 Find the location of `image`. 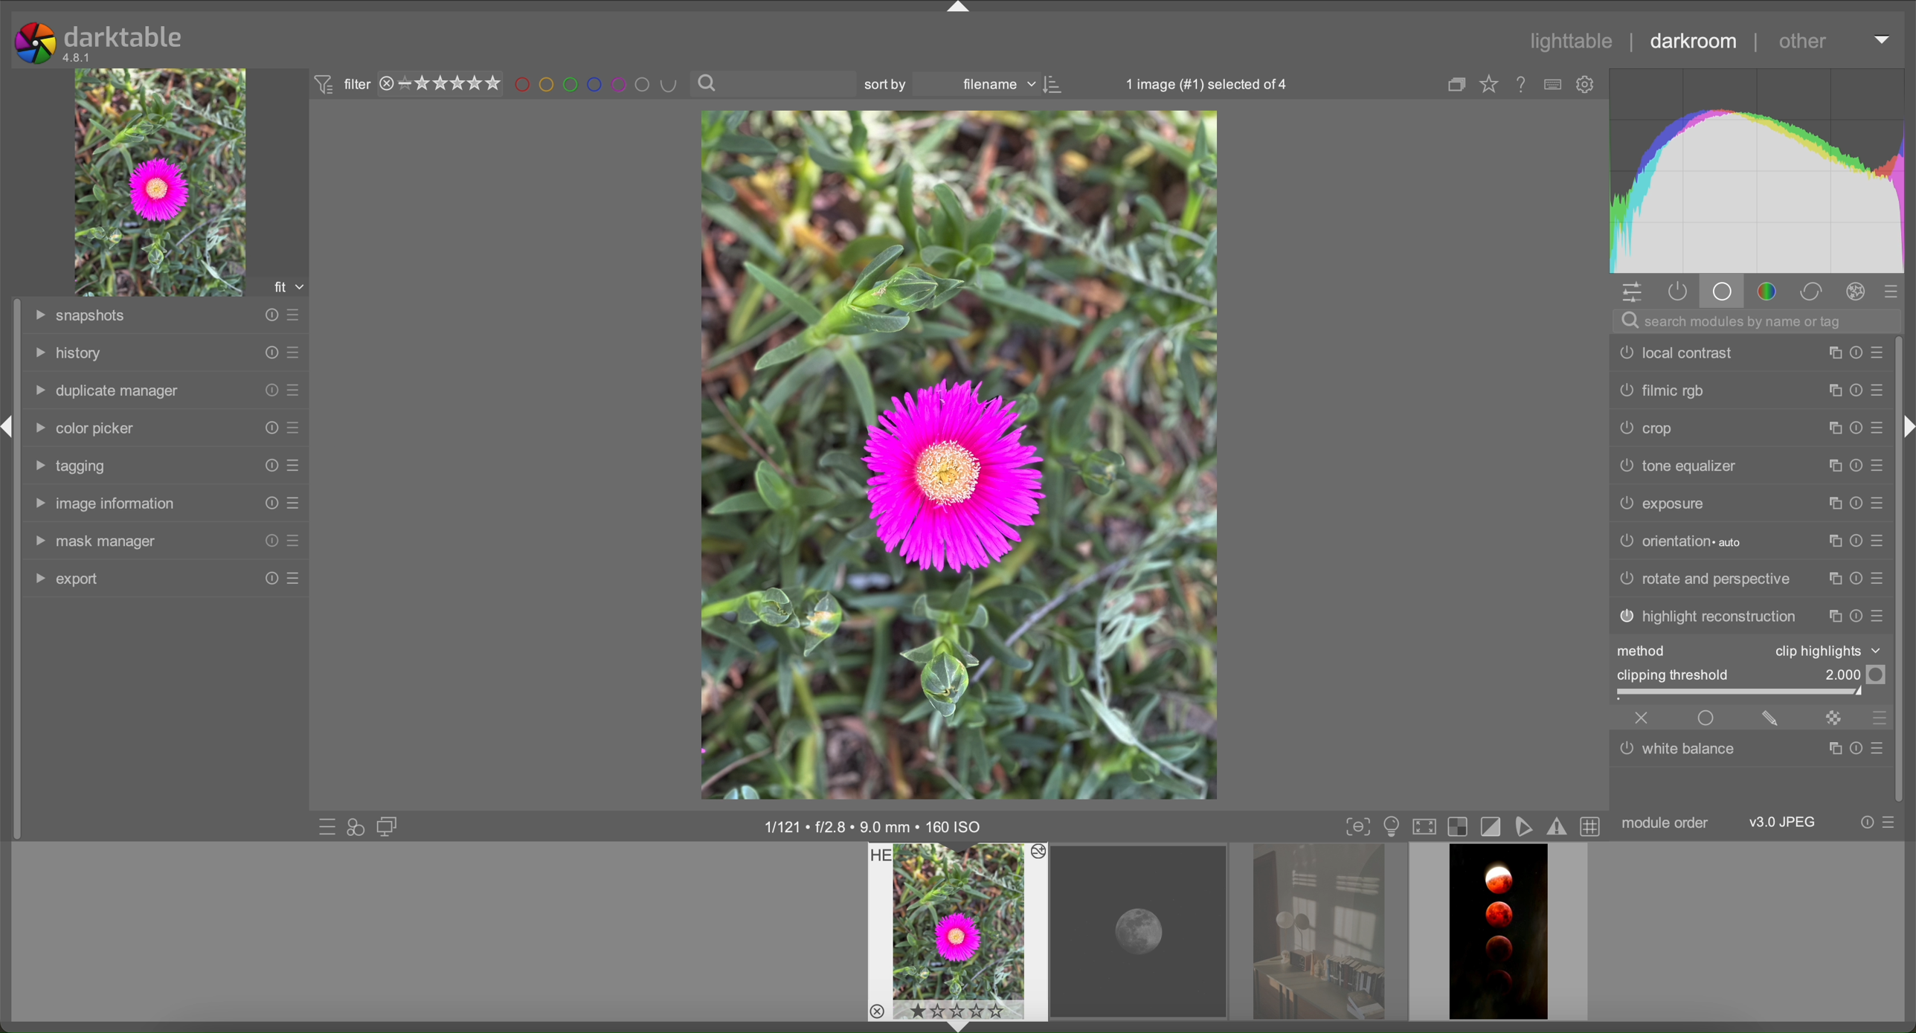

image is located at coordinates (163, 182).